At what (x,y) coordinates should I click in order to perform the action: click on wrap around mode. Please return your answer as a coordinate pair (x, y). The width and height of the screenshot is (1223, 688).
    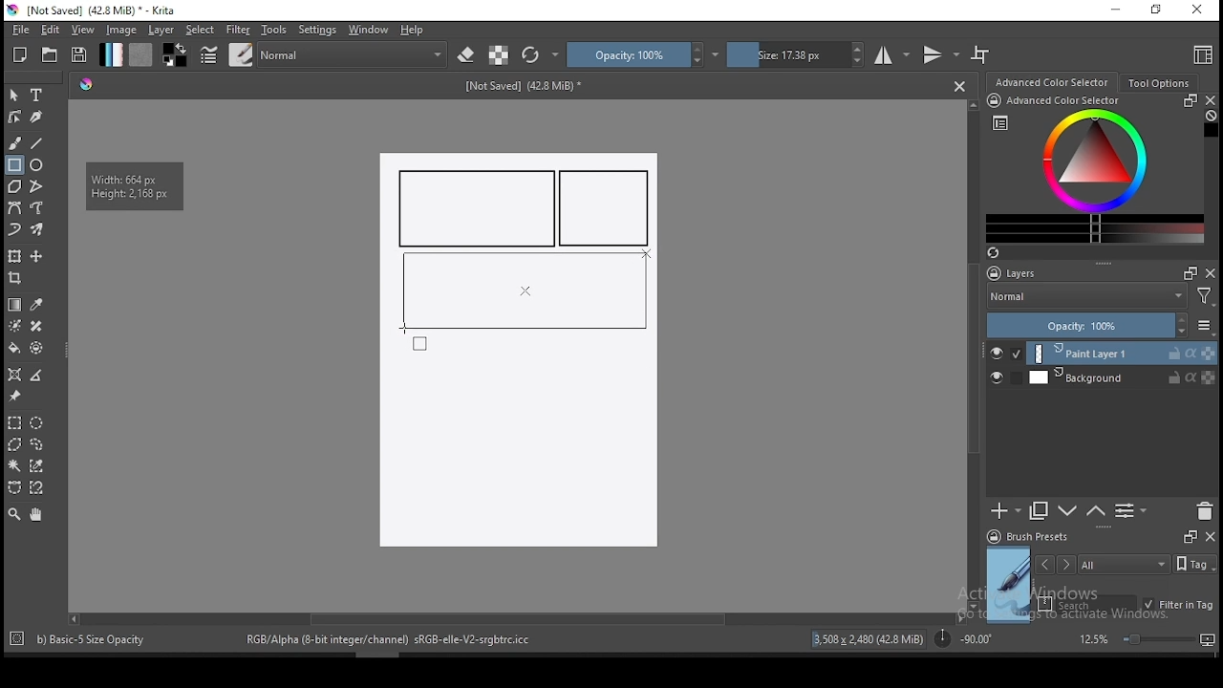
    Looking at the image, I should click on (981, 54).